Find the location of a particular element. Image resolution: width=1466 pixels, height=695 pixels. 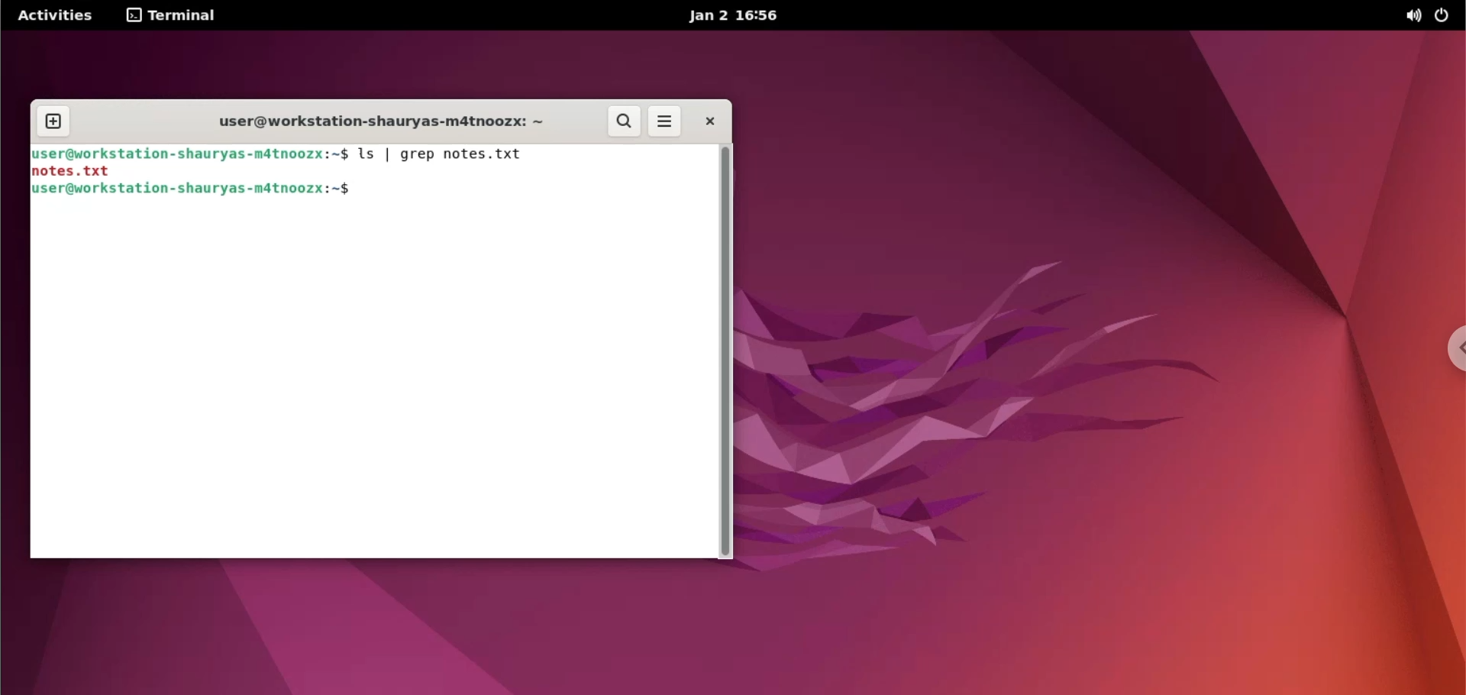

close is located at coordinates (704, 123).